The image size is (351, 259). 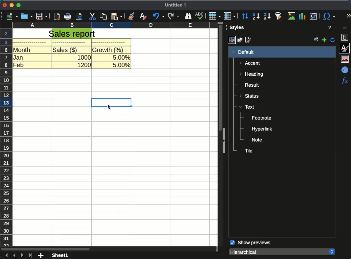 I want to click on hyperlink, so click(x=262, y=129).